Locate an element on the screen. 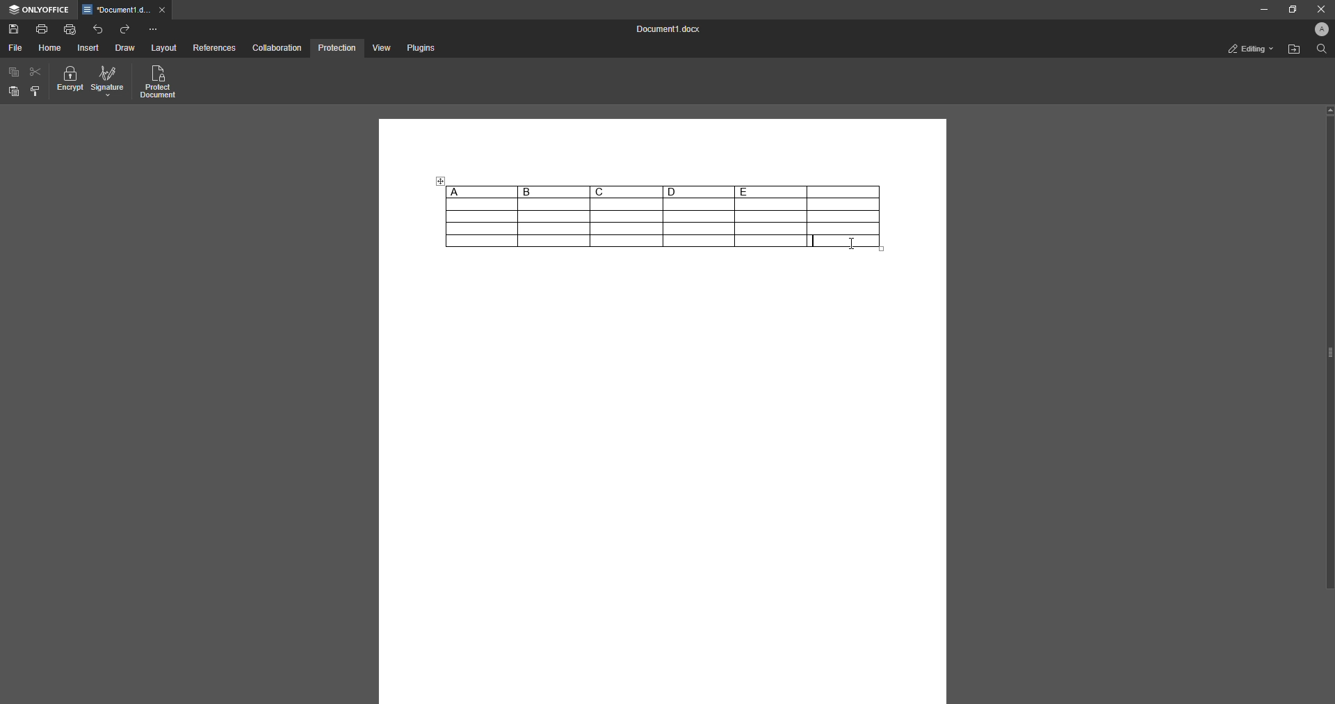  Restore is located at coordinates (1289, 9).